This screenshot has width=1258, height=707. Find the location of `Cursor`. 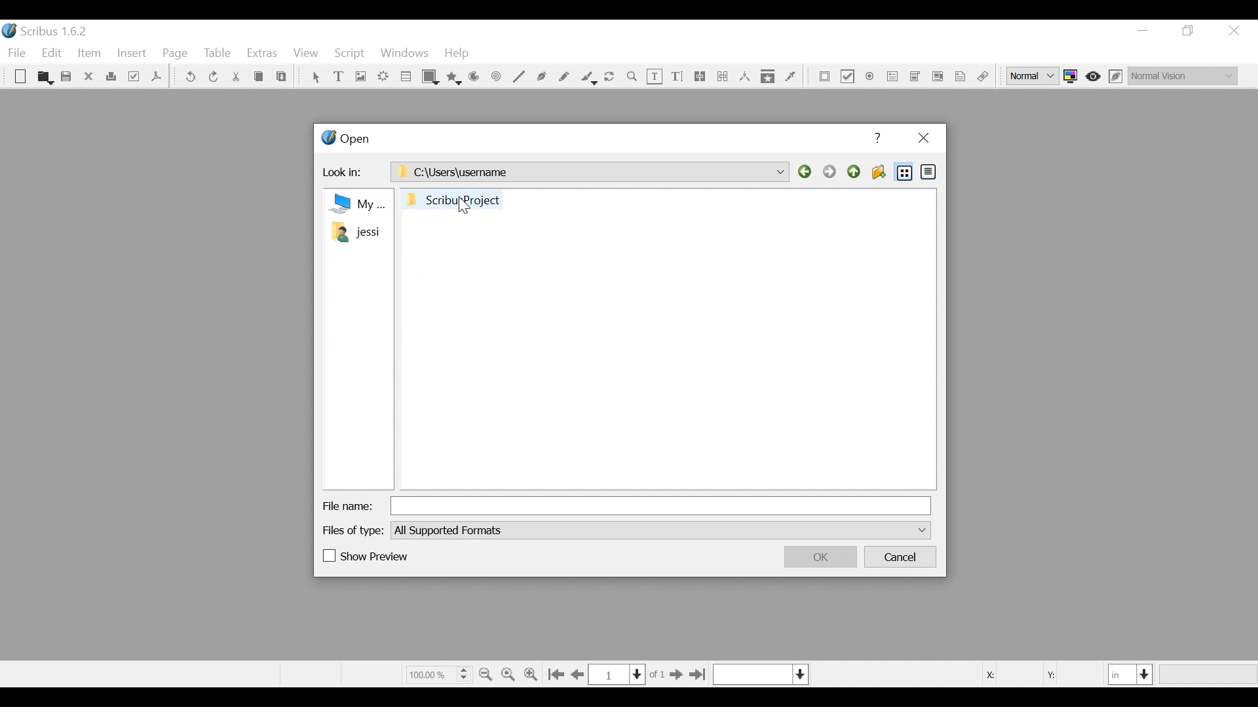

Cursor is located at coordinates (467, 206).